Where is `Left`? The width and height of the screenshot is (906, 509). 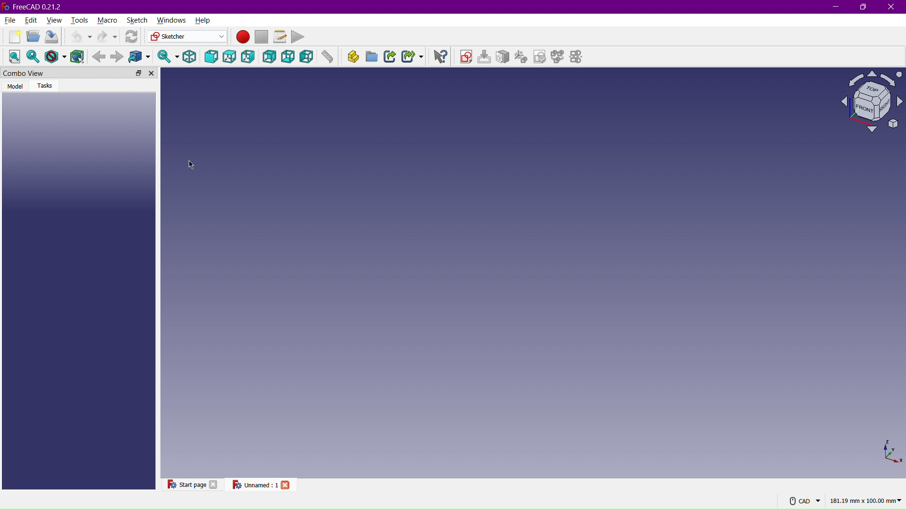 Left is located at coordinates (308, 56).